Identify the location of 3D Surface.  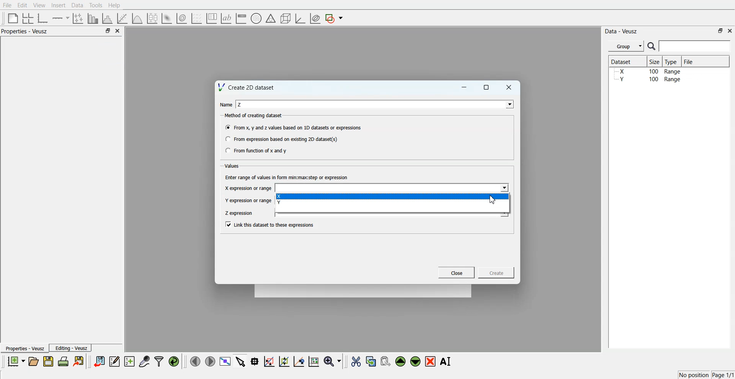
(167, 18).